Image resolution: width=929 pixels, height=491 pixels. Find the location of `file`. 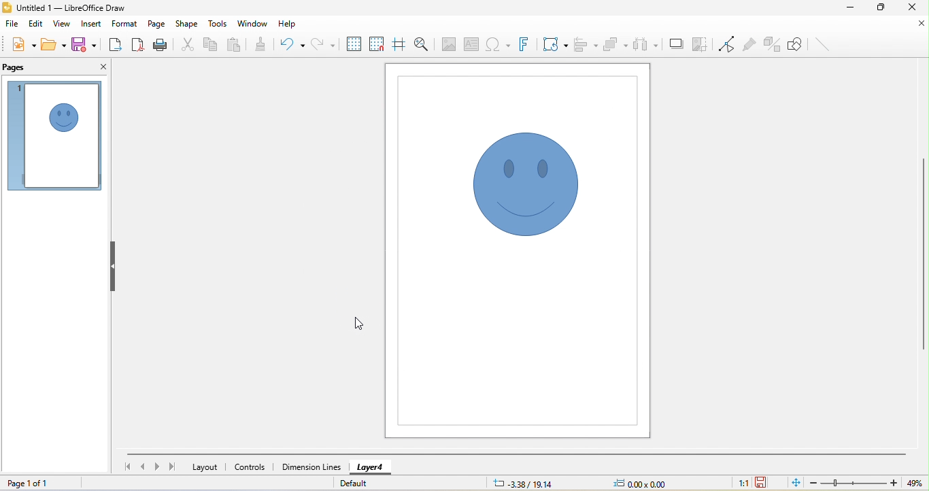

file is located at coordinates (12, 26).